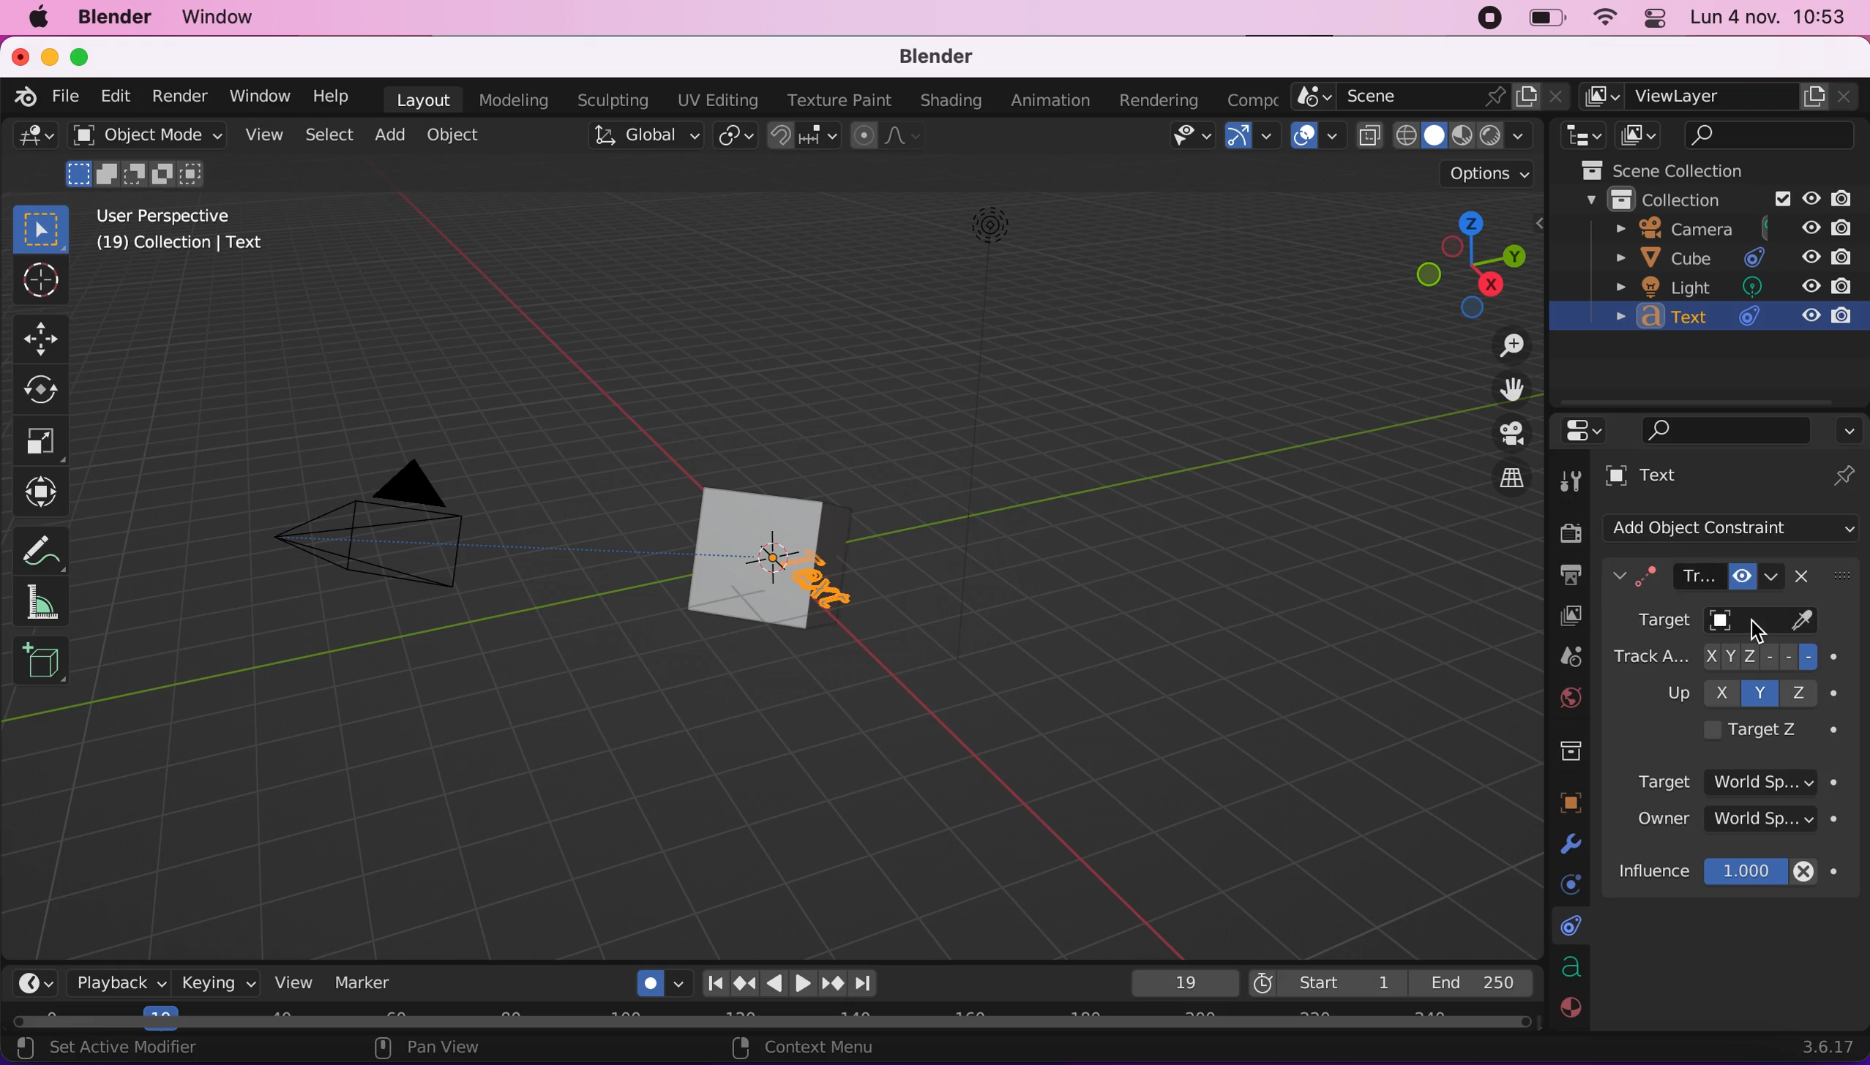  I want to click on context menu, so click(841, 1049).